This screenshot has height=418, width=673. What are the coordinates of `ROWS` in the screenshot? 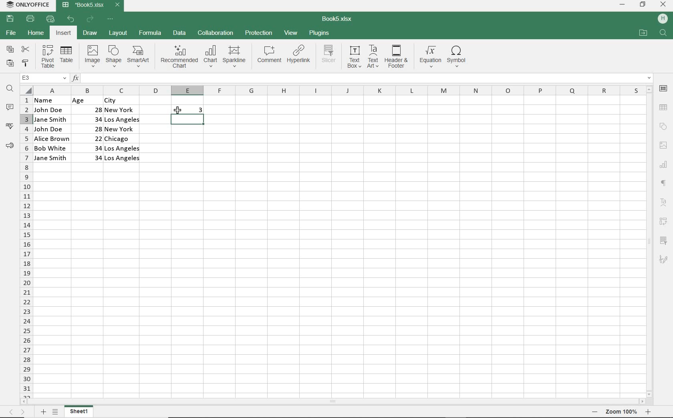 It's located at (25, 246).